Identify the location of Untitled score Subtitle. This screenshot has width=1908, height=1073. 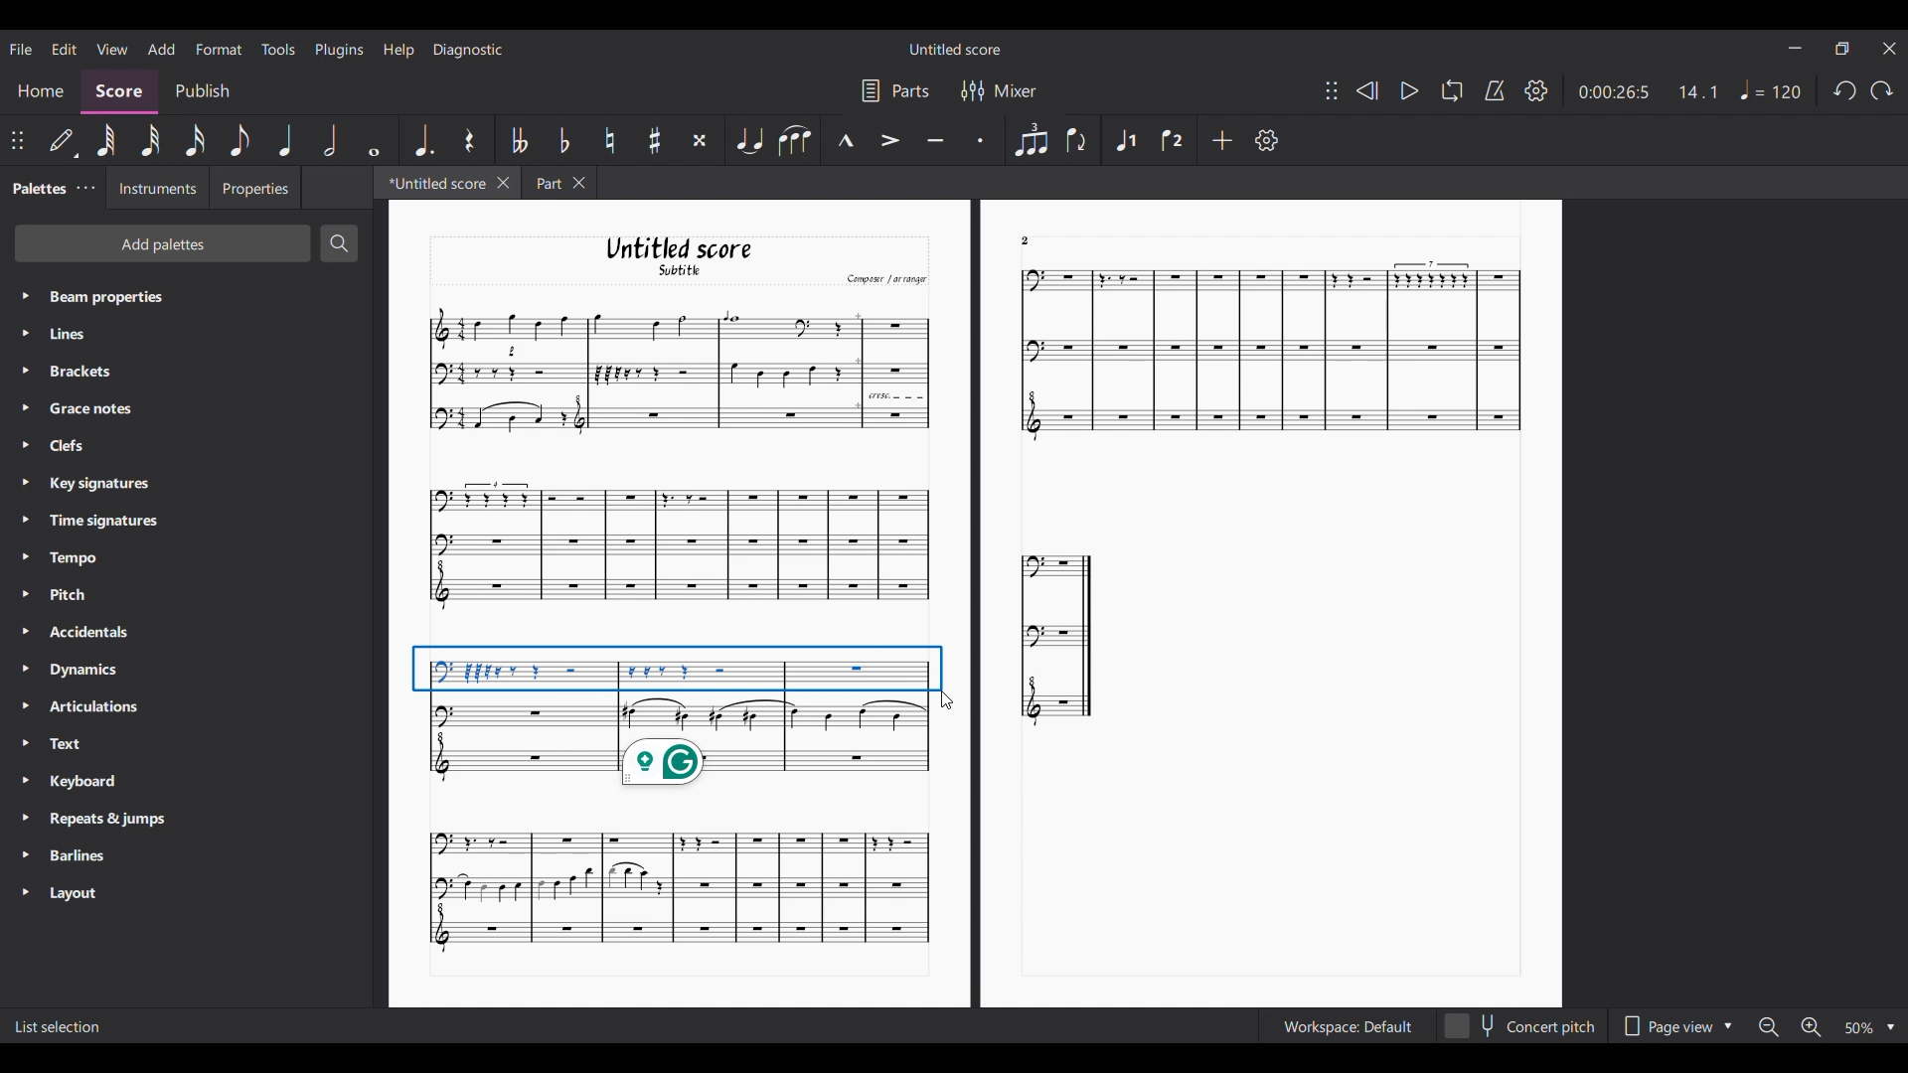
(698, 257).